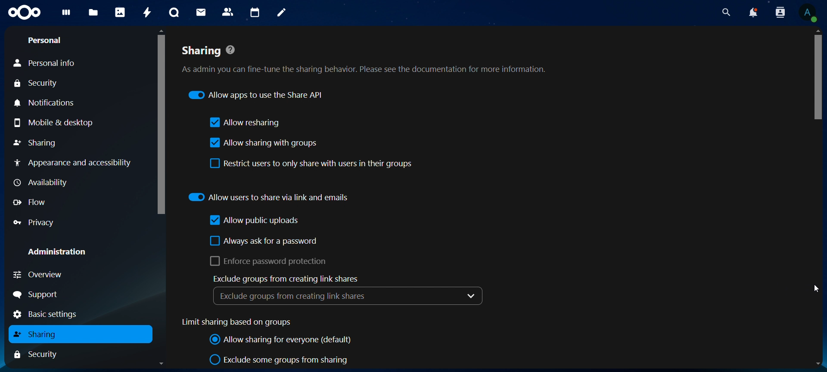 The height and width of the screenshot is (372, 827). I want to click on basic settings, so click(49, 314).